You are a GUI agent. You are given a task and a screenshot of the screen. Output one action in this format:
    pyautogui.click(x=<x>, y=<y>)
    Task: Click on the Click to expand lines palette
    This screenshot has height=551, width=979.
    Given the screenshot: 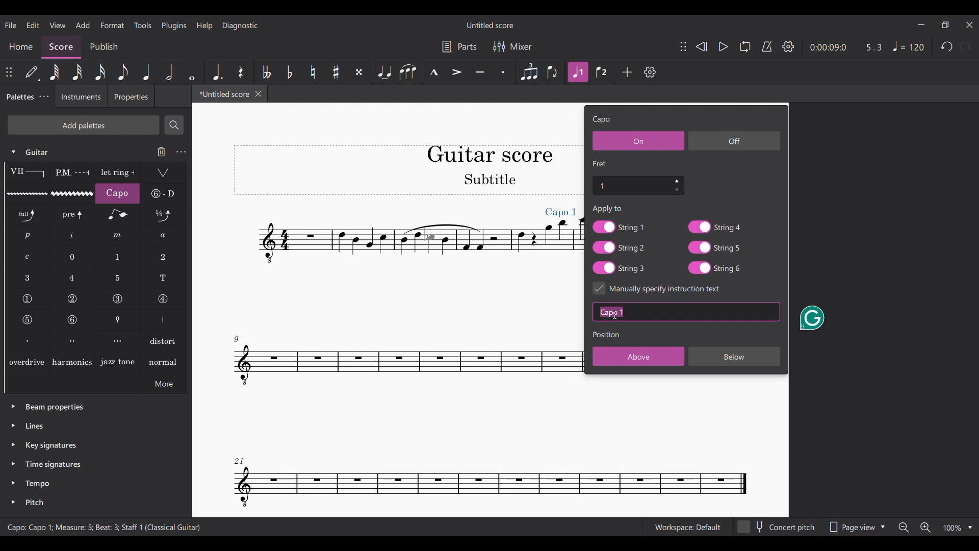 What is the action you would take?
    pyautogui.click(x=13, y=425)
    